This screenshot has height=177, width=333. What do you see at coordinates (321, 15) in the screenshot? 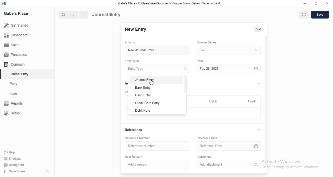
I see `save` at bounding box center [321, 15].